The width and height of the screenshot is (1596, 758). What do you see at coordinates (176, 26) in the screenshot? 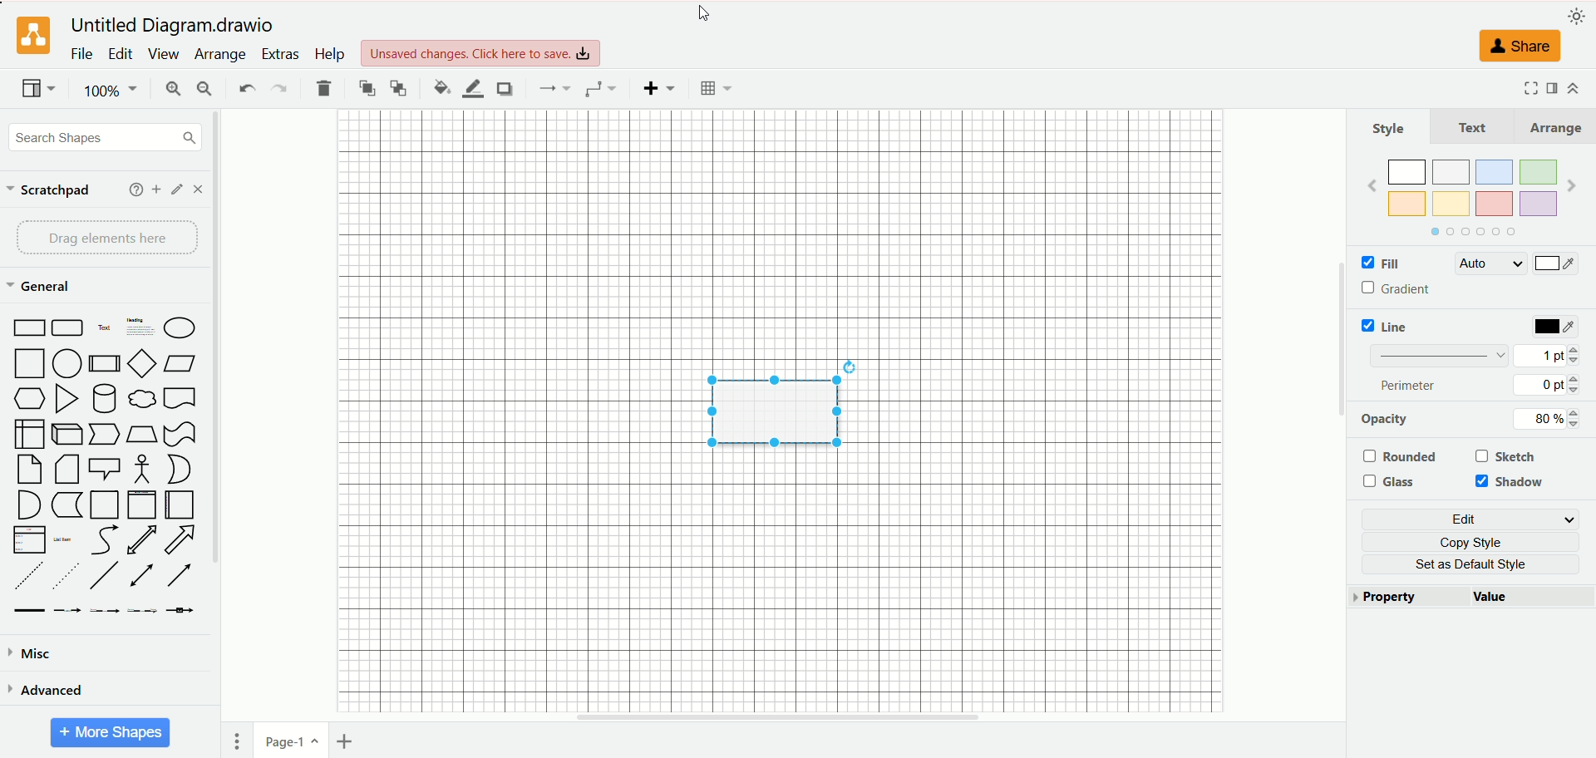
I see `title` at bounding box center [176, 26].